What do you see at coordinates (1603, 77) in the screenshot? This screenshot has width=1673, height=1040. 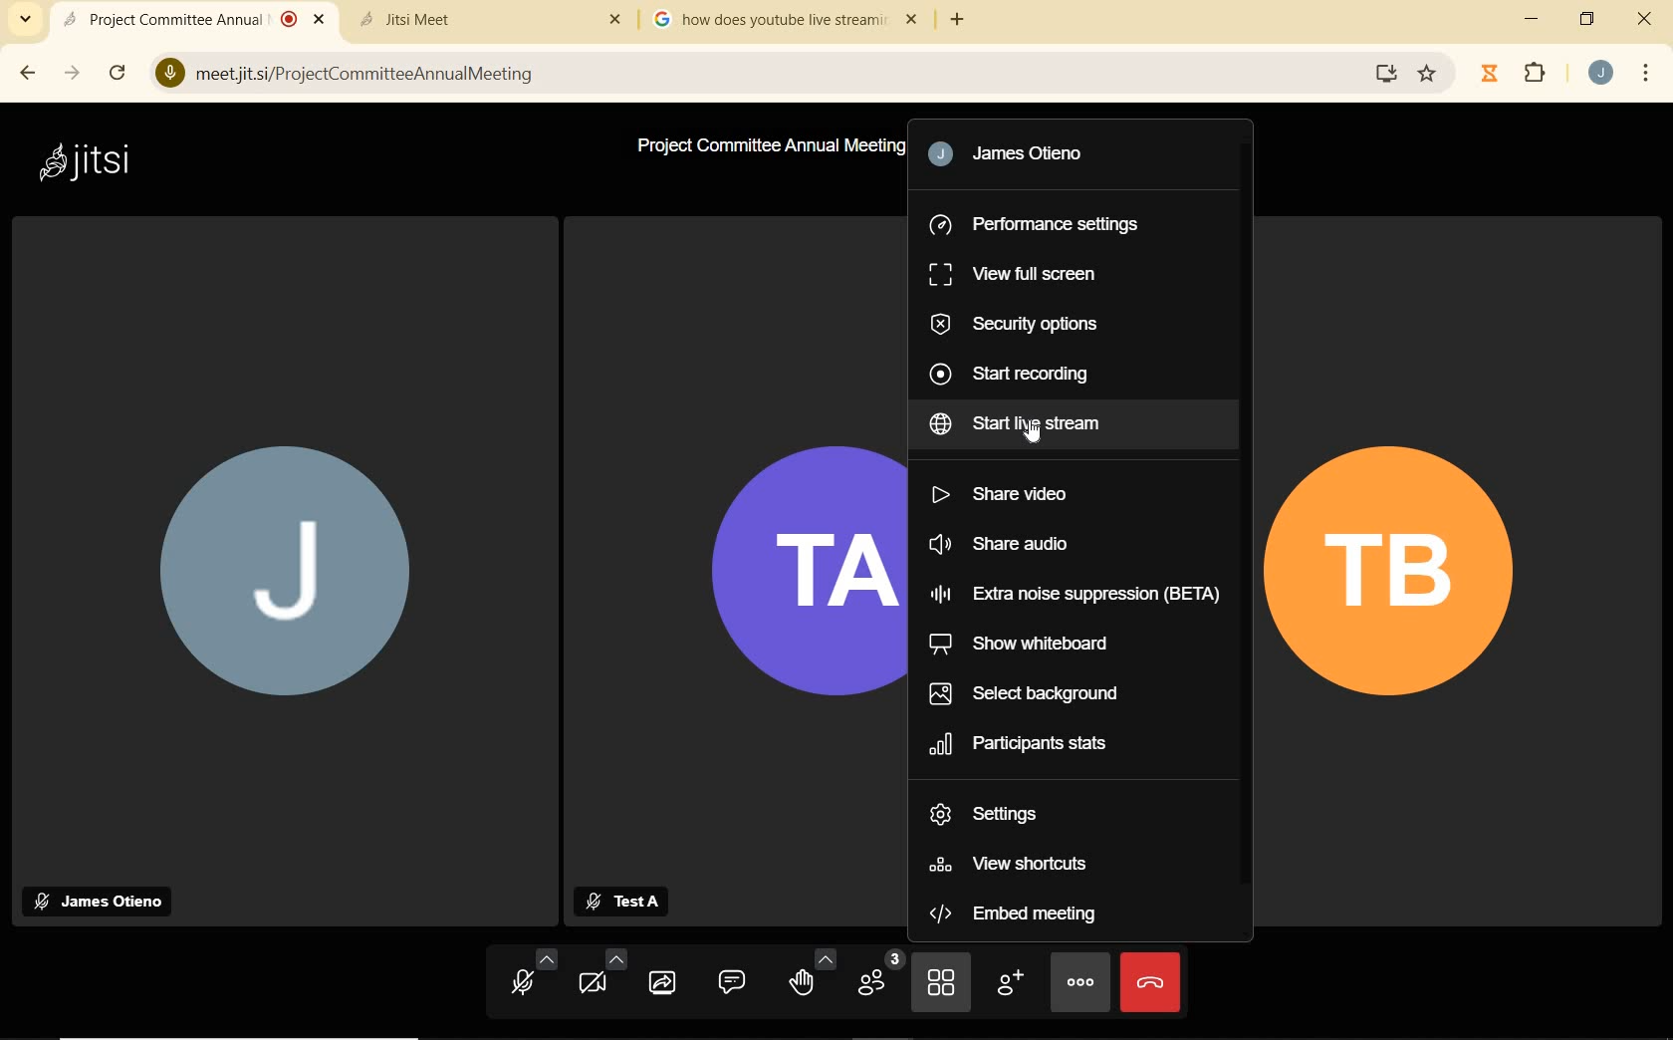 I see `account` at bounding box center [1603, 77].